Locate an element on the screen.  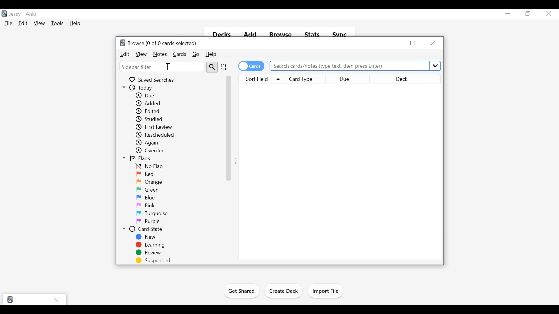
Pink is located at coordinates (146, 205).